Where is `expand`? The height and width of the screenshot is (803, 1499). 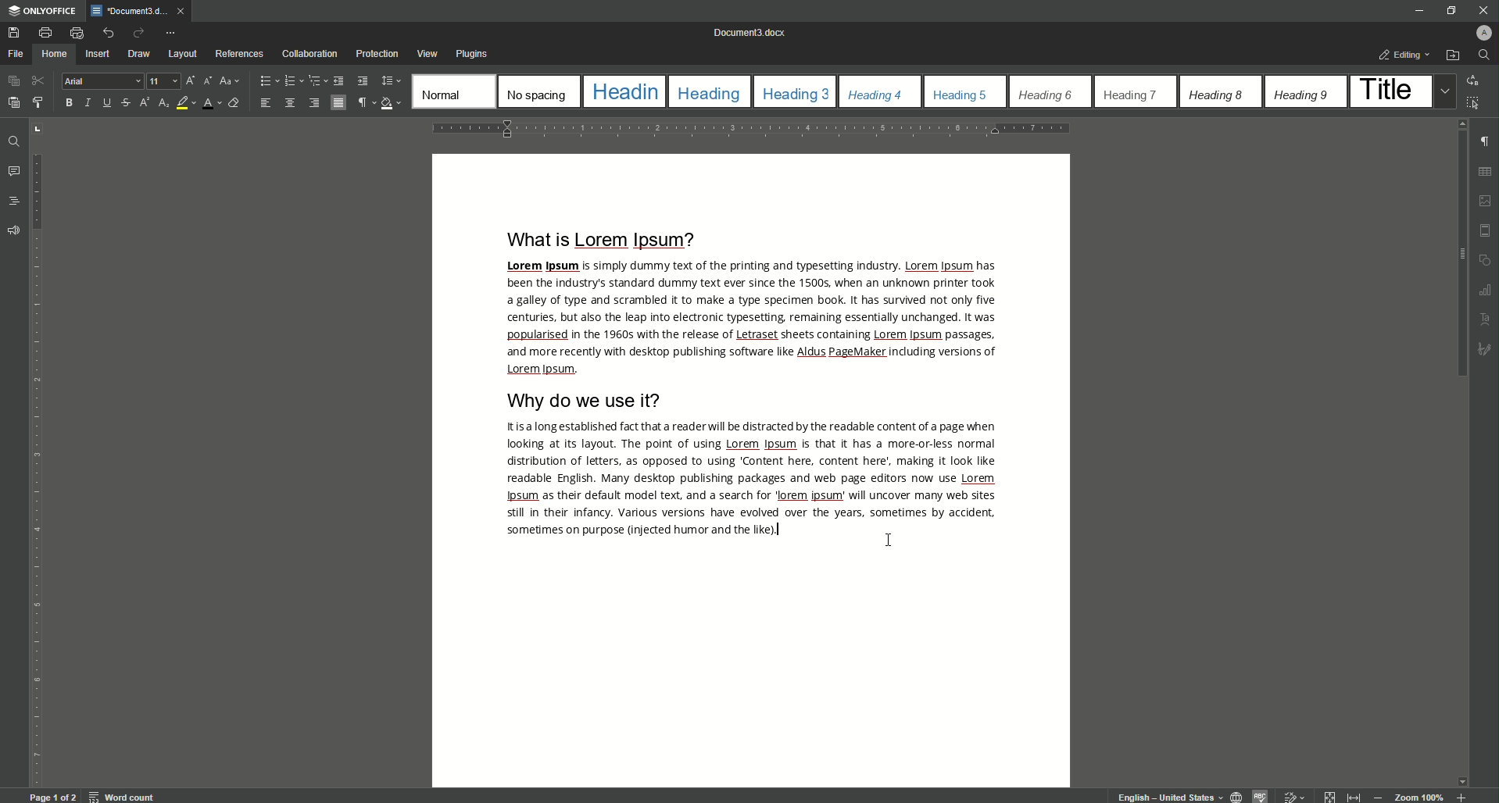 expand is located at coordinates (1352, 797).